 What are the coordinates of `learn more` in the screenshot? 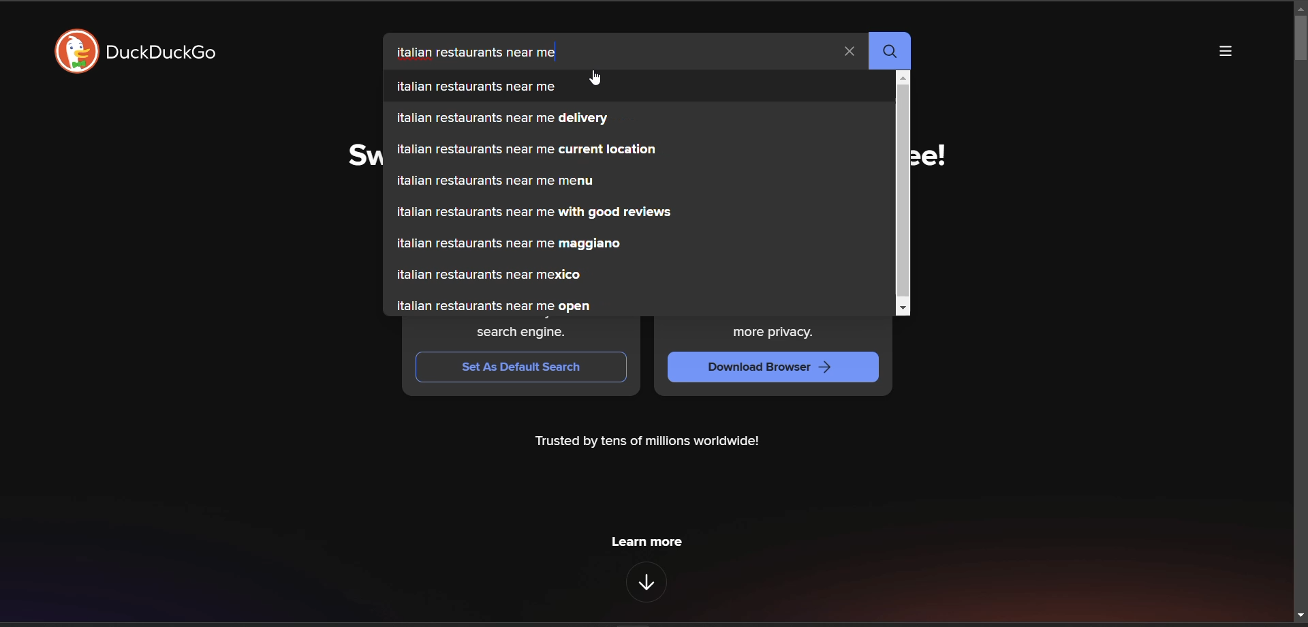 It's located at (647, 542).